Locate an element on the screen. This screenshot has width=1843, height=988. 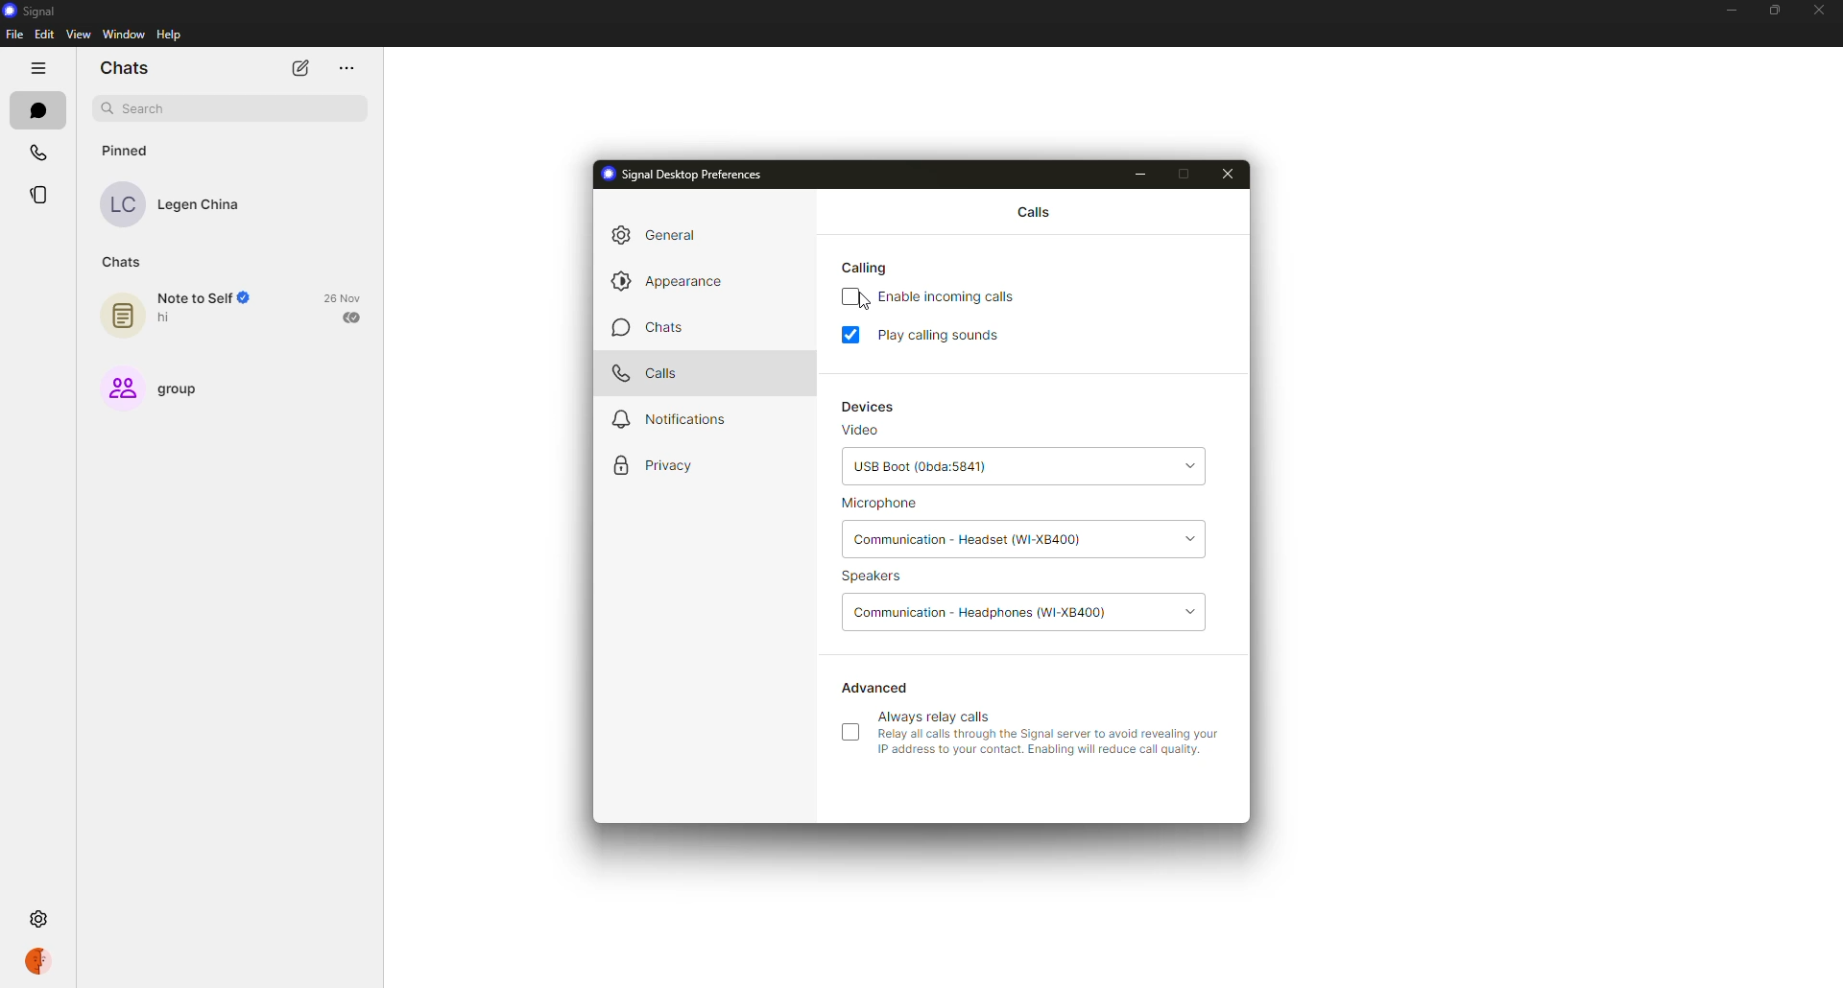
close is located at coordinates (1230, 175).